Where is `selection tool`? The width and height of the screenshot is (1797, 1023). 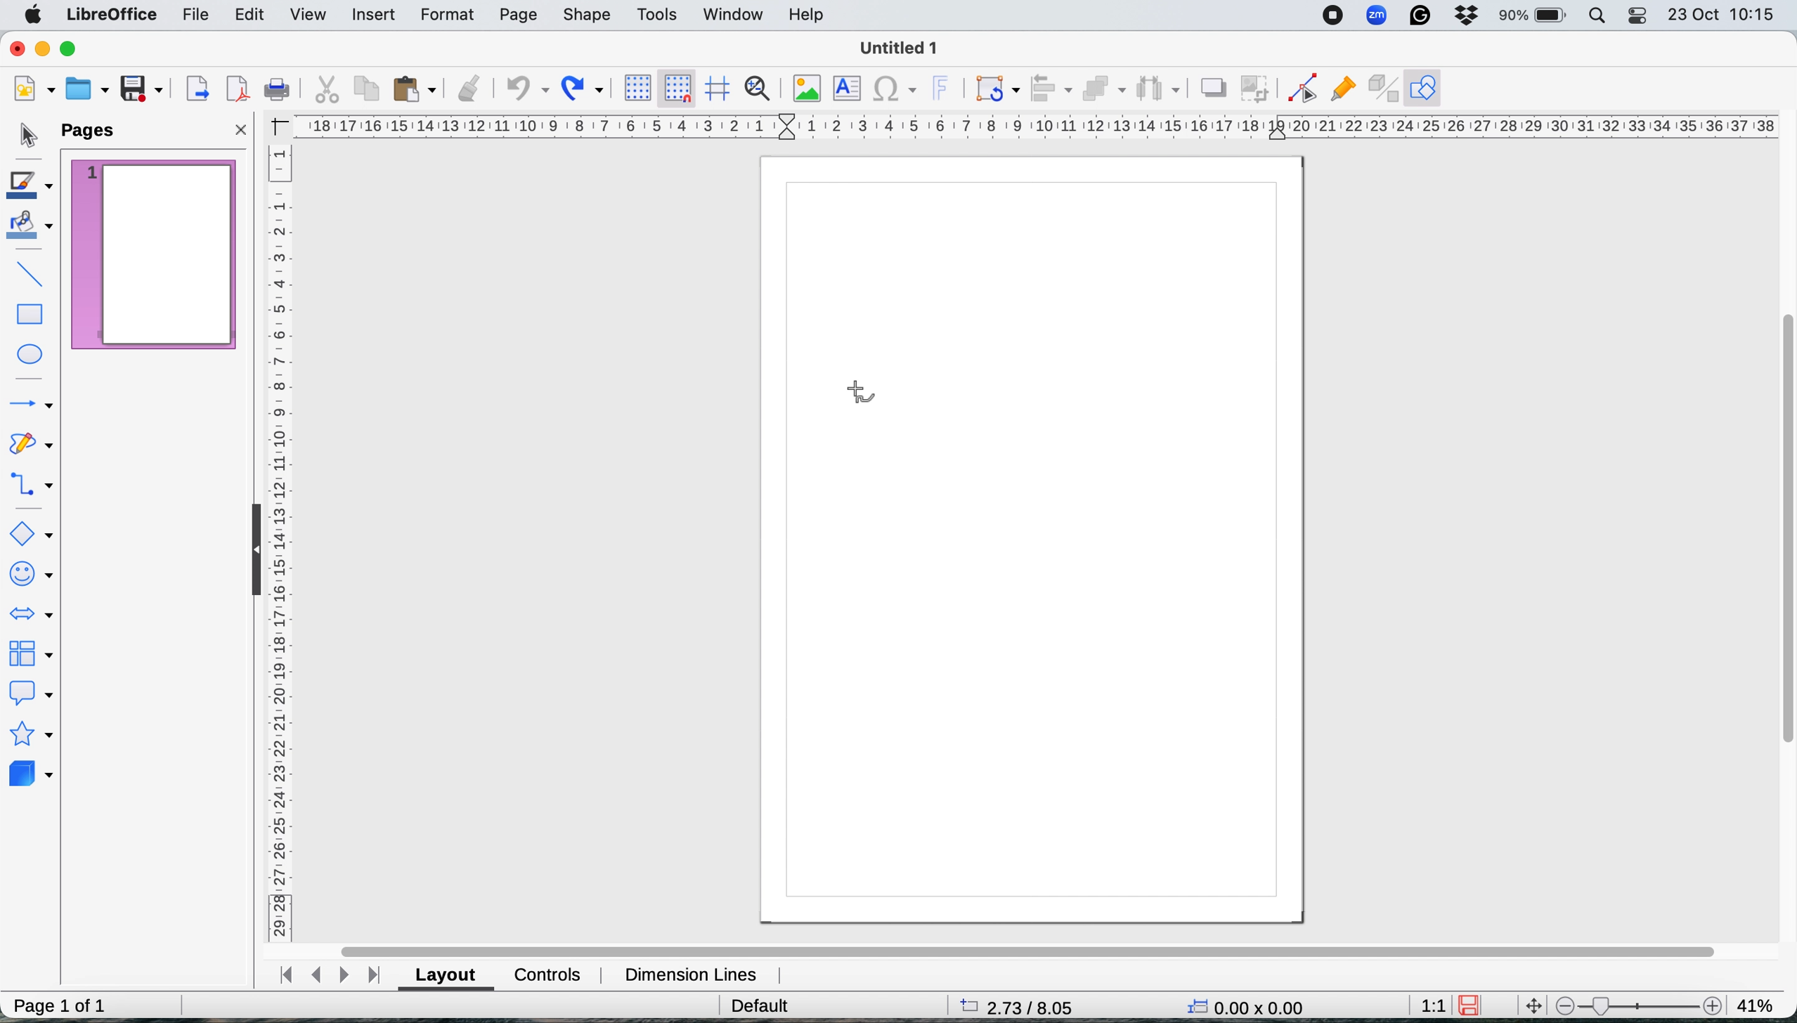 selection tool is located at coordinates (26, 133).